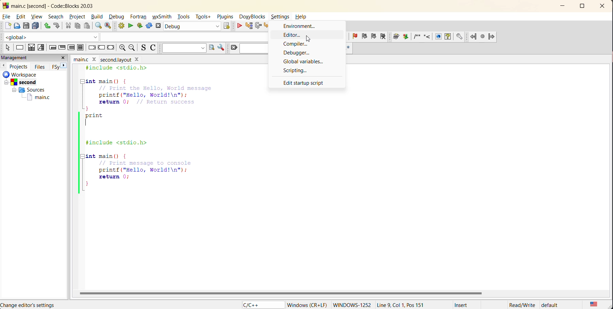  I want to click on previous bookmark, so click(364, 36).